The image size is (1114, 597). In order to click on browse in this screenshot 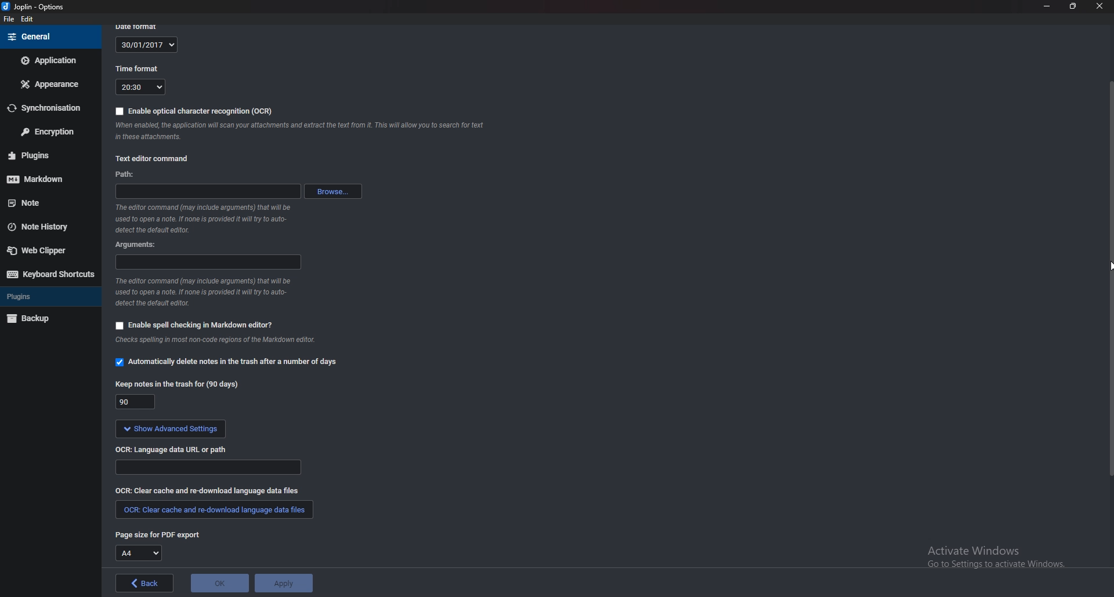, I will do `click(332, 191)`.